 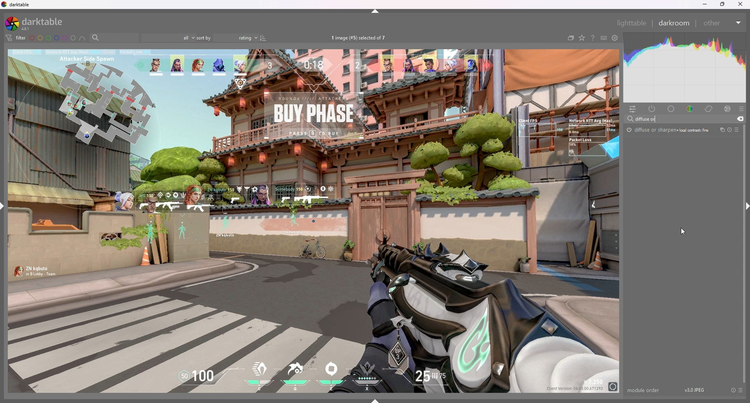 What do you see at coordinates (360, 37) in the screenshot?
I see `images selected` at bounding box center [360, 37].